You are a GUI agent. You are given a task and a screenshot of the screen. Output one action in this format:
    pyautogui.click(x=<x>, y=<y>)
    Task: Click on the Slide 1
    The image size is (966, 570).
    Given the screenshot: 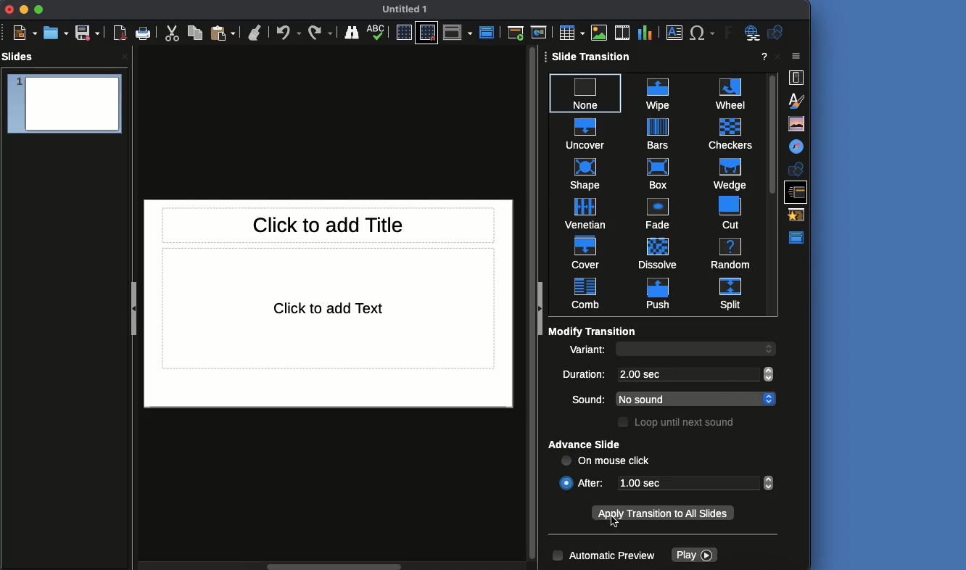 What is the action you would take?
    pyautogui.click(x=65, y=106)
    